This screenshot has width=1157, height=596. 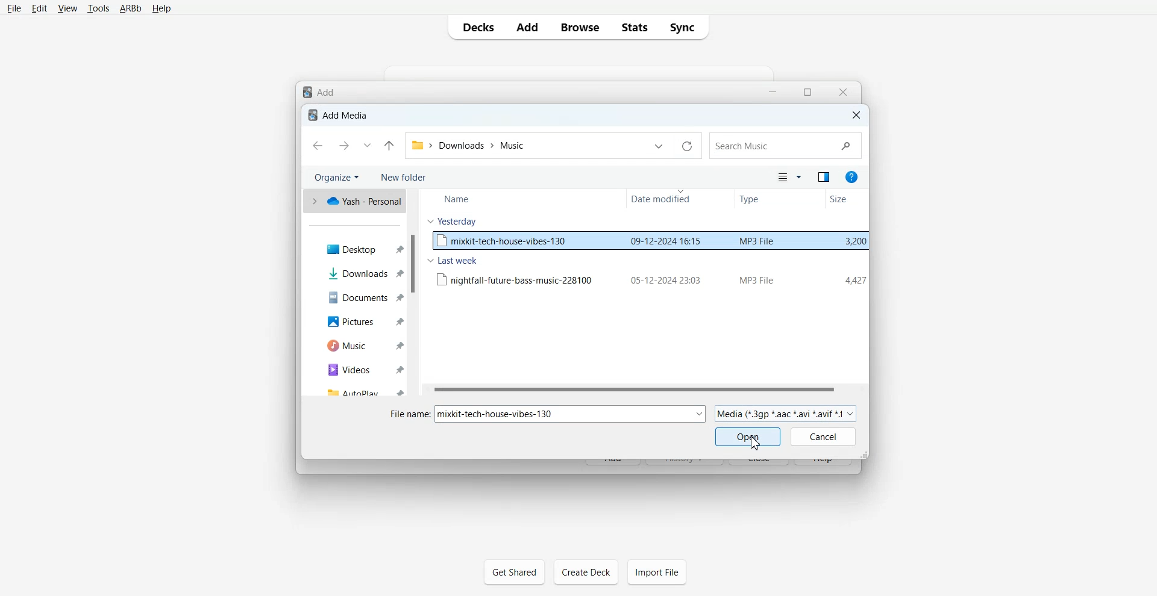 I want to click on Pictures, so click(x=363, y=321).